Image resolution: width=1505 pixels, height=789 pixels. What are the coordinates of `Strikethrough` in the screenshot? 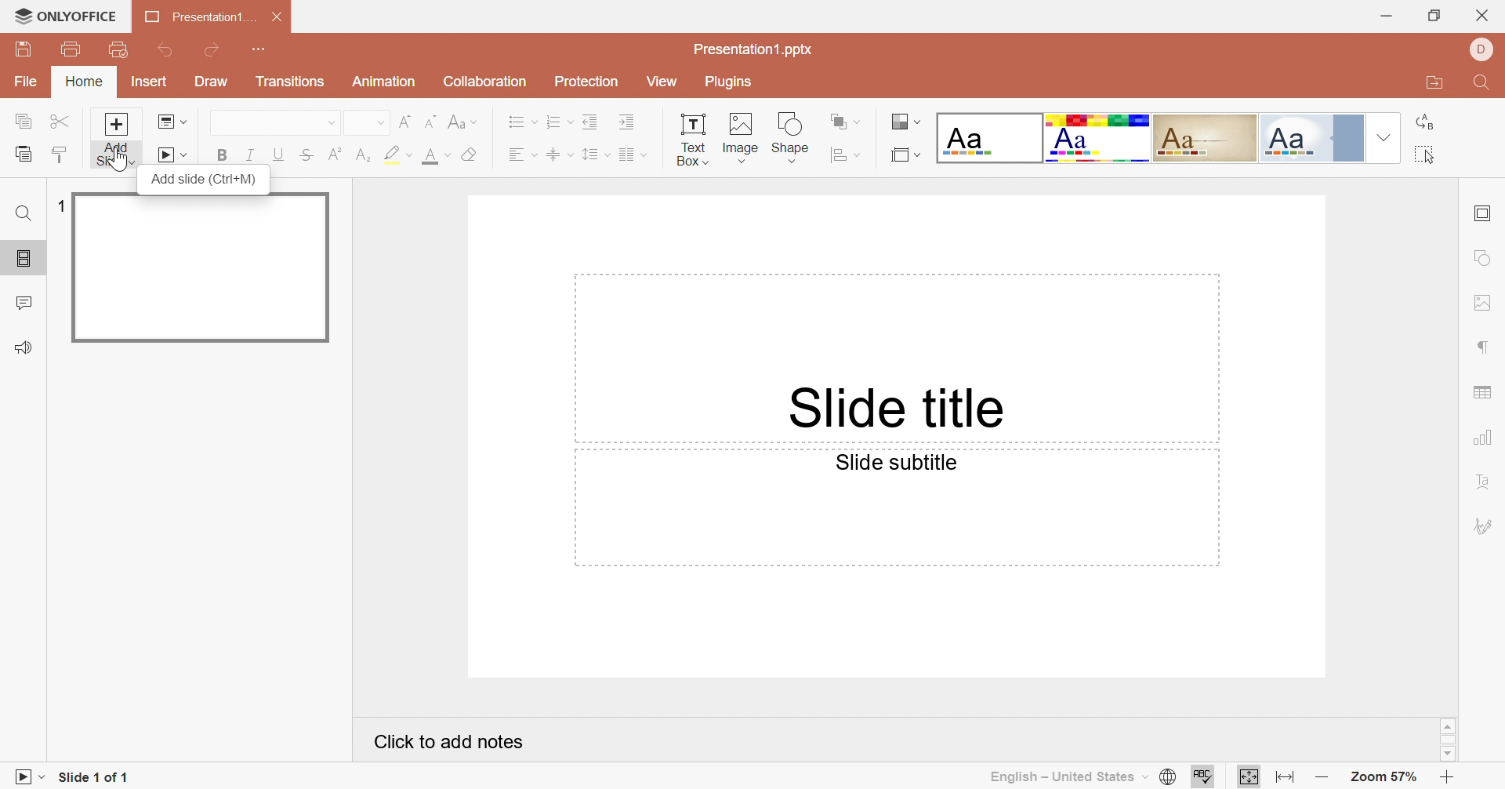 It's located at (305, 155).